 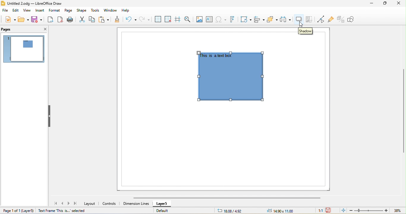 I want to click on previous page, so click(x=64, y=204).